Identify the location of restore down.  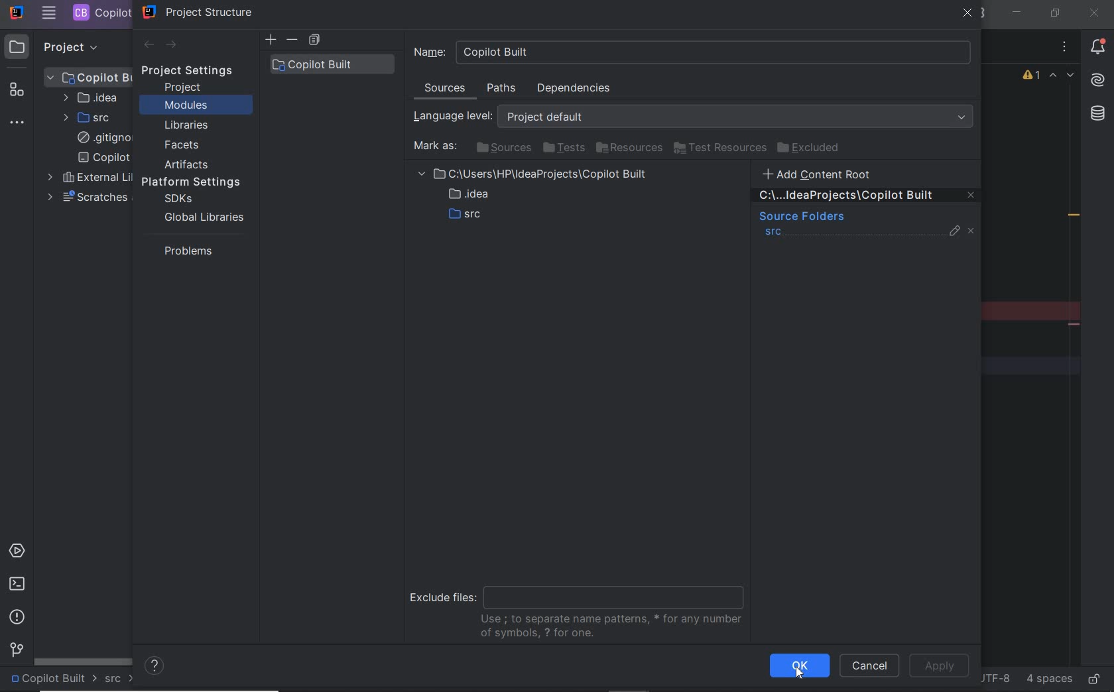
(1054, 13).